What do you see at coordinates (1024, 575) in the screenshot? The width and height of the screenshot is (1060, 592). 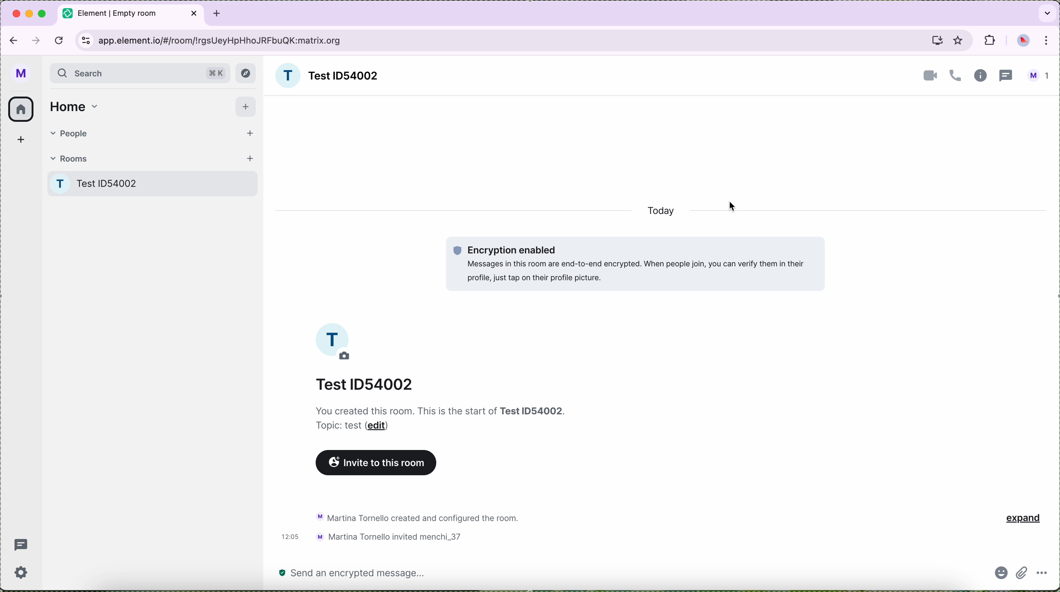 I see `attach file` at bounding box center [1024, 575].